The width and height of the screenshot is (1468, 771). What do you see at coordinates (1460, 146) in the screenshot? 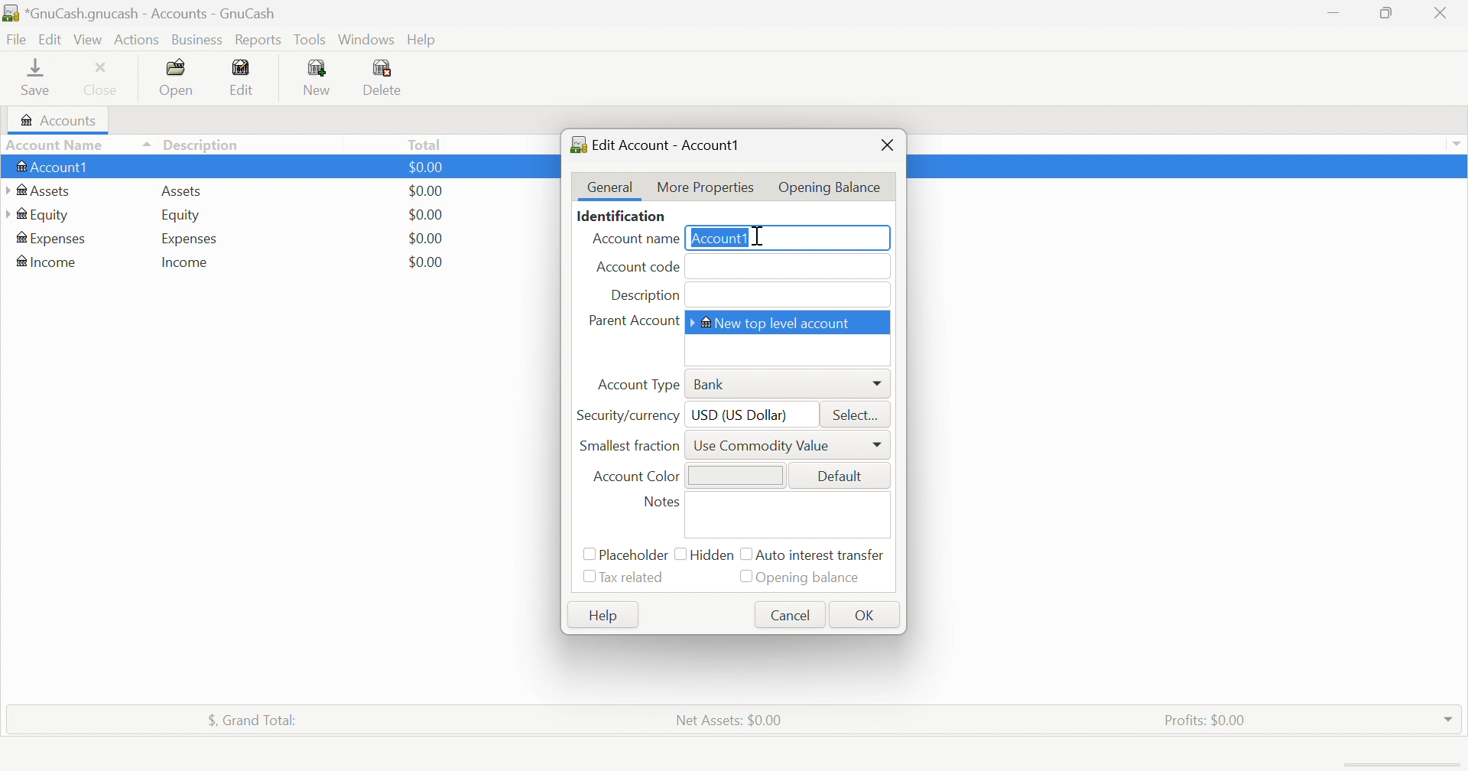
I see `Drop Down` at bounding box center [1460, 146].